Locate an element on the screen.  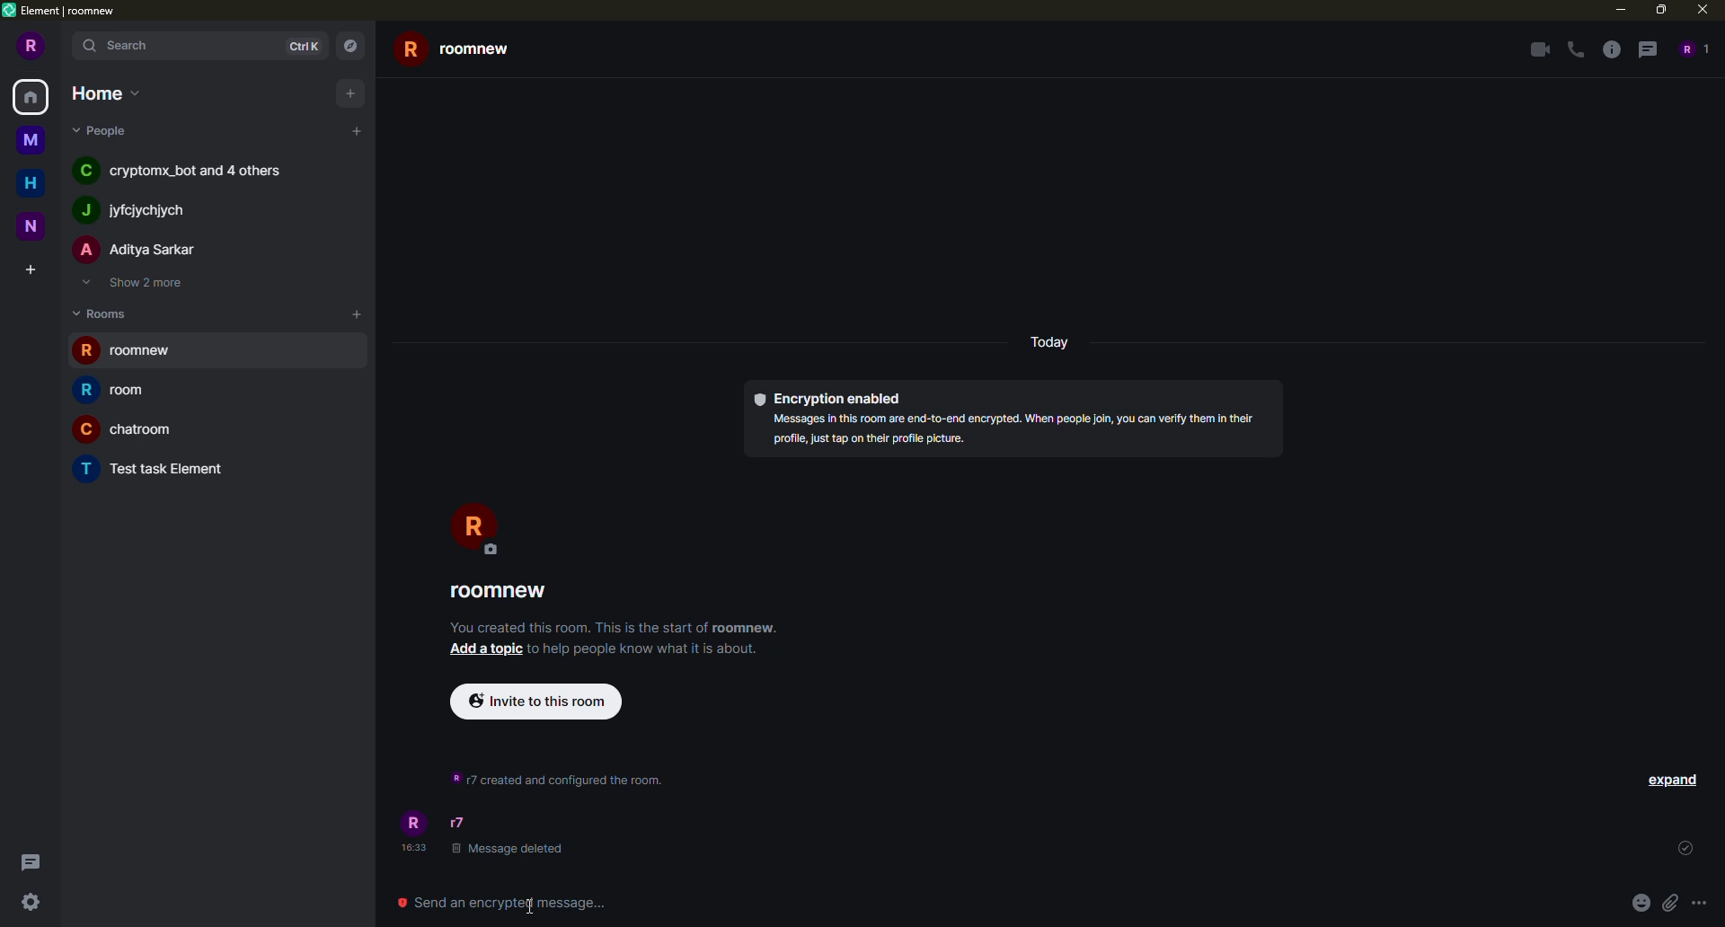
time is located at coordinates (416, 849).